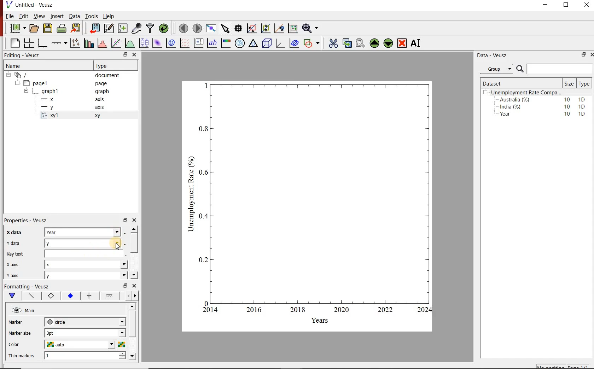 The image size is (594, 369). What do you see at coordinates (543, 99) in the screenshot?
I see `Australia (%) 10 1D` at bounding box center [543, 99].